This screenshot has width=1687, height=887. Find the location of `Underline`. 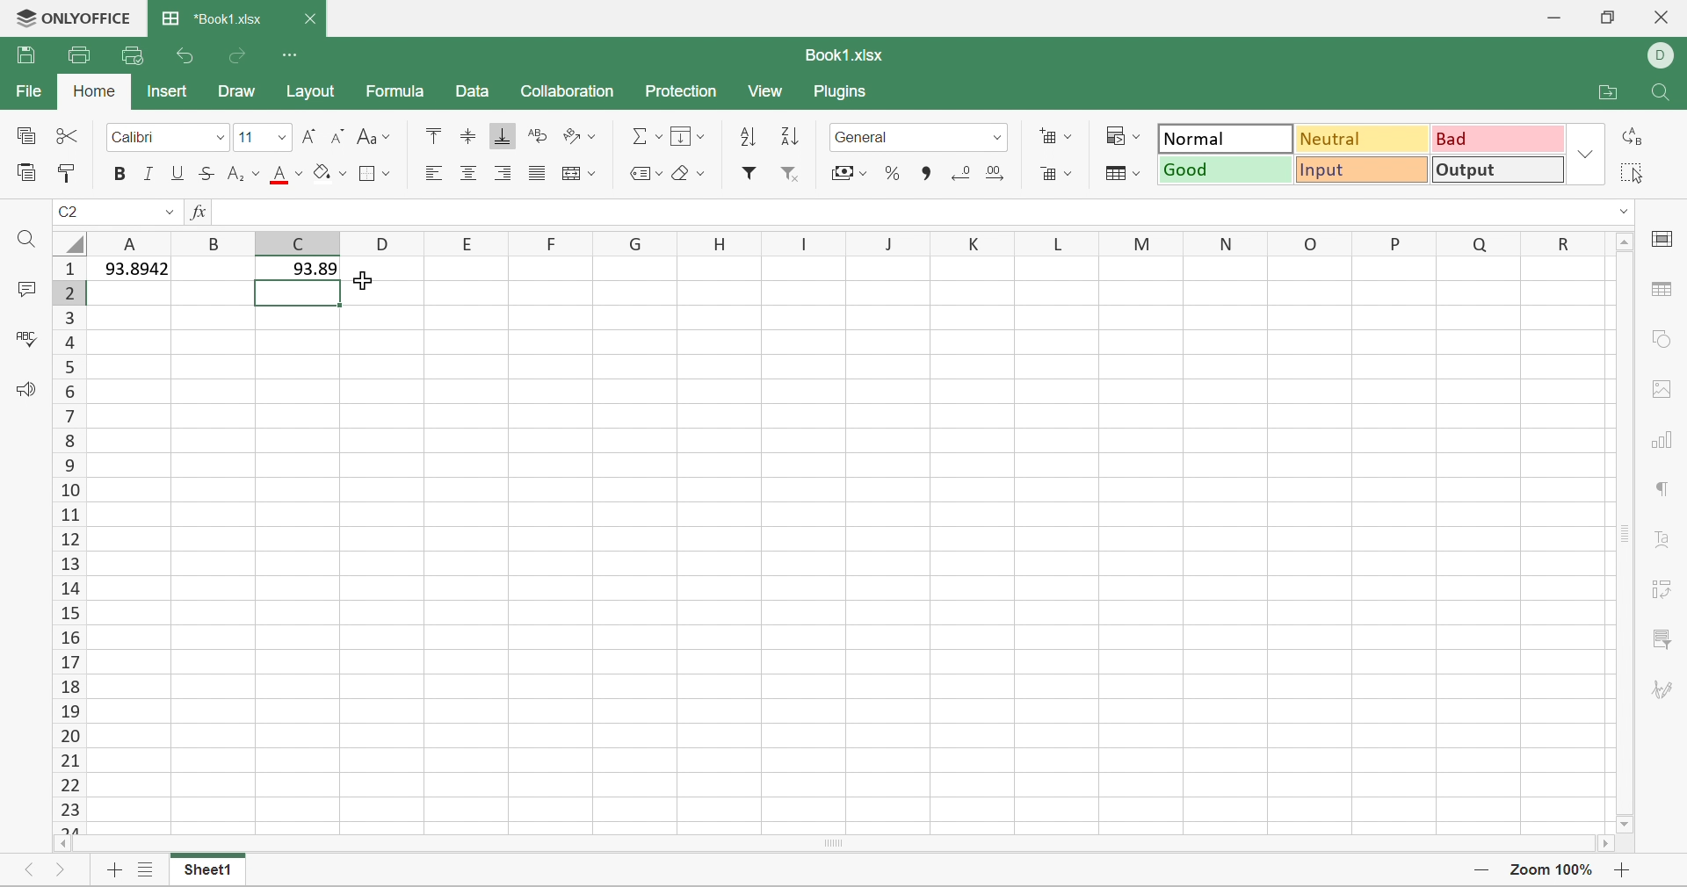

Underline is located at coordinates (178, 173).